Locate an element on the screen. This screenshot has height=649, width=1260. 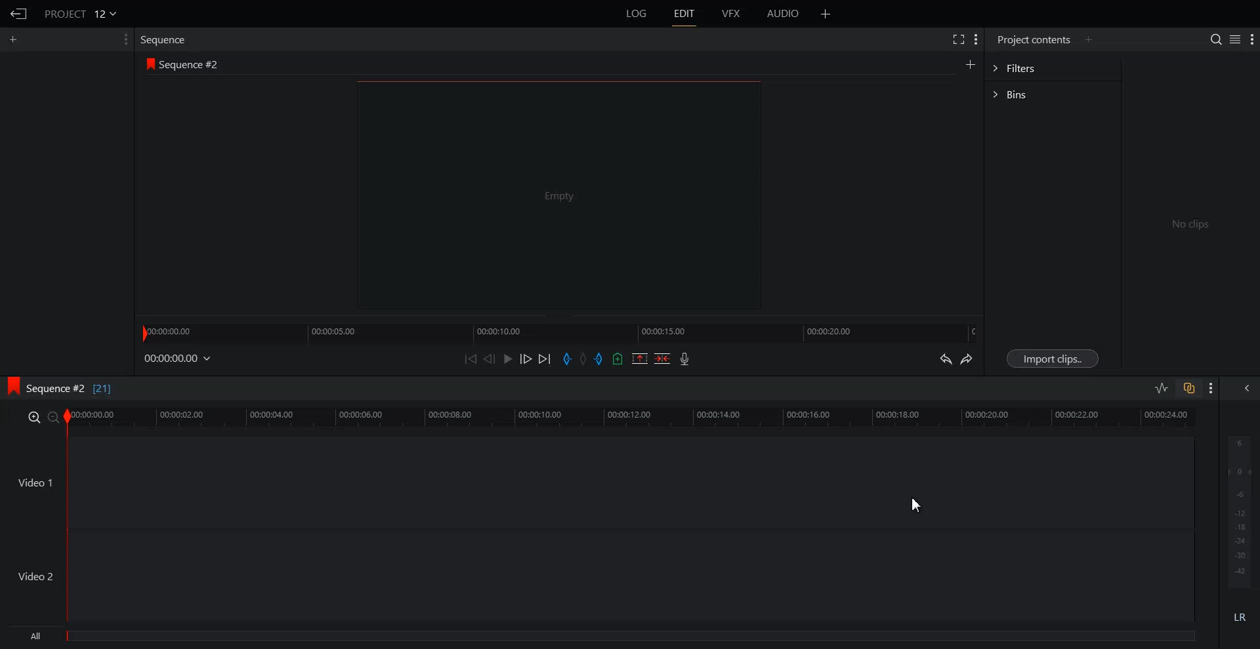
Undo is located at coordinates (945, 359).